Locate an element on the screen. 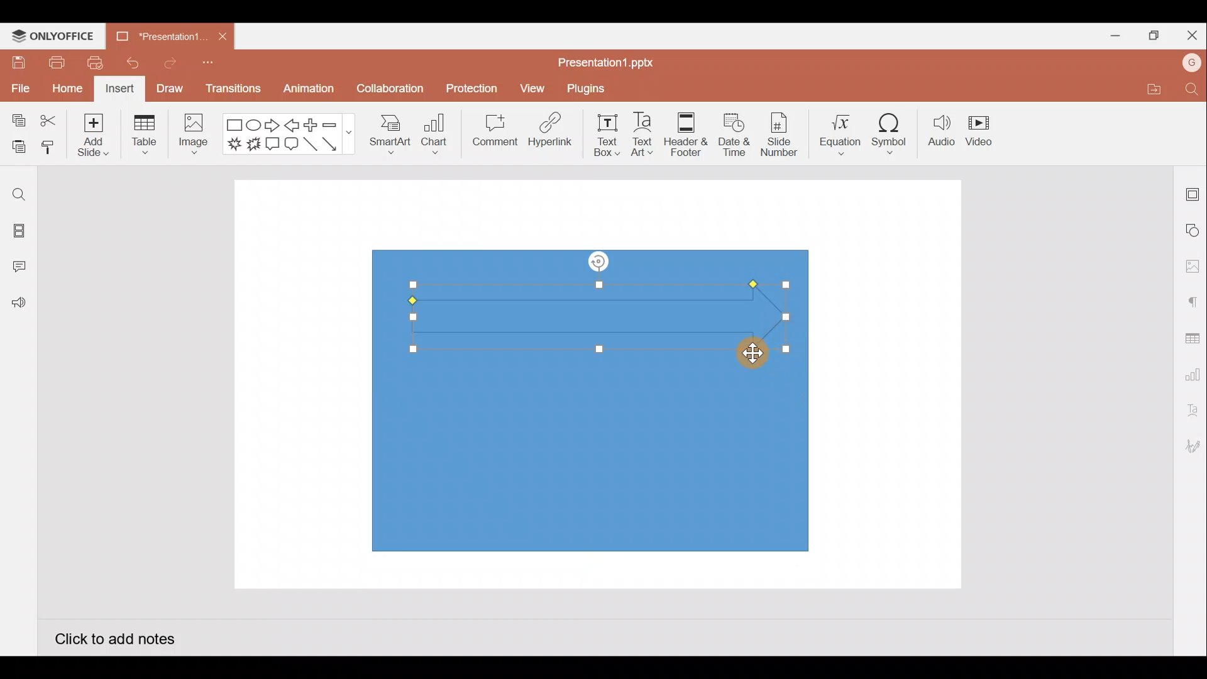  Rectangle is located at coordinates (235, 126).